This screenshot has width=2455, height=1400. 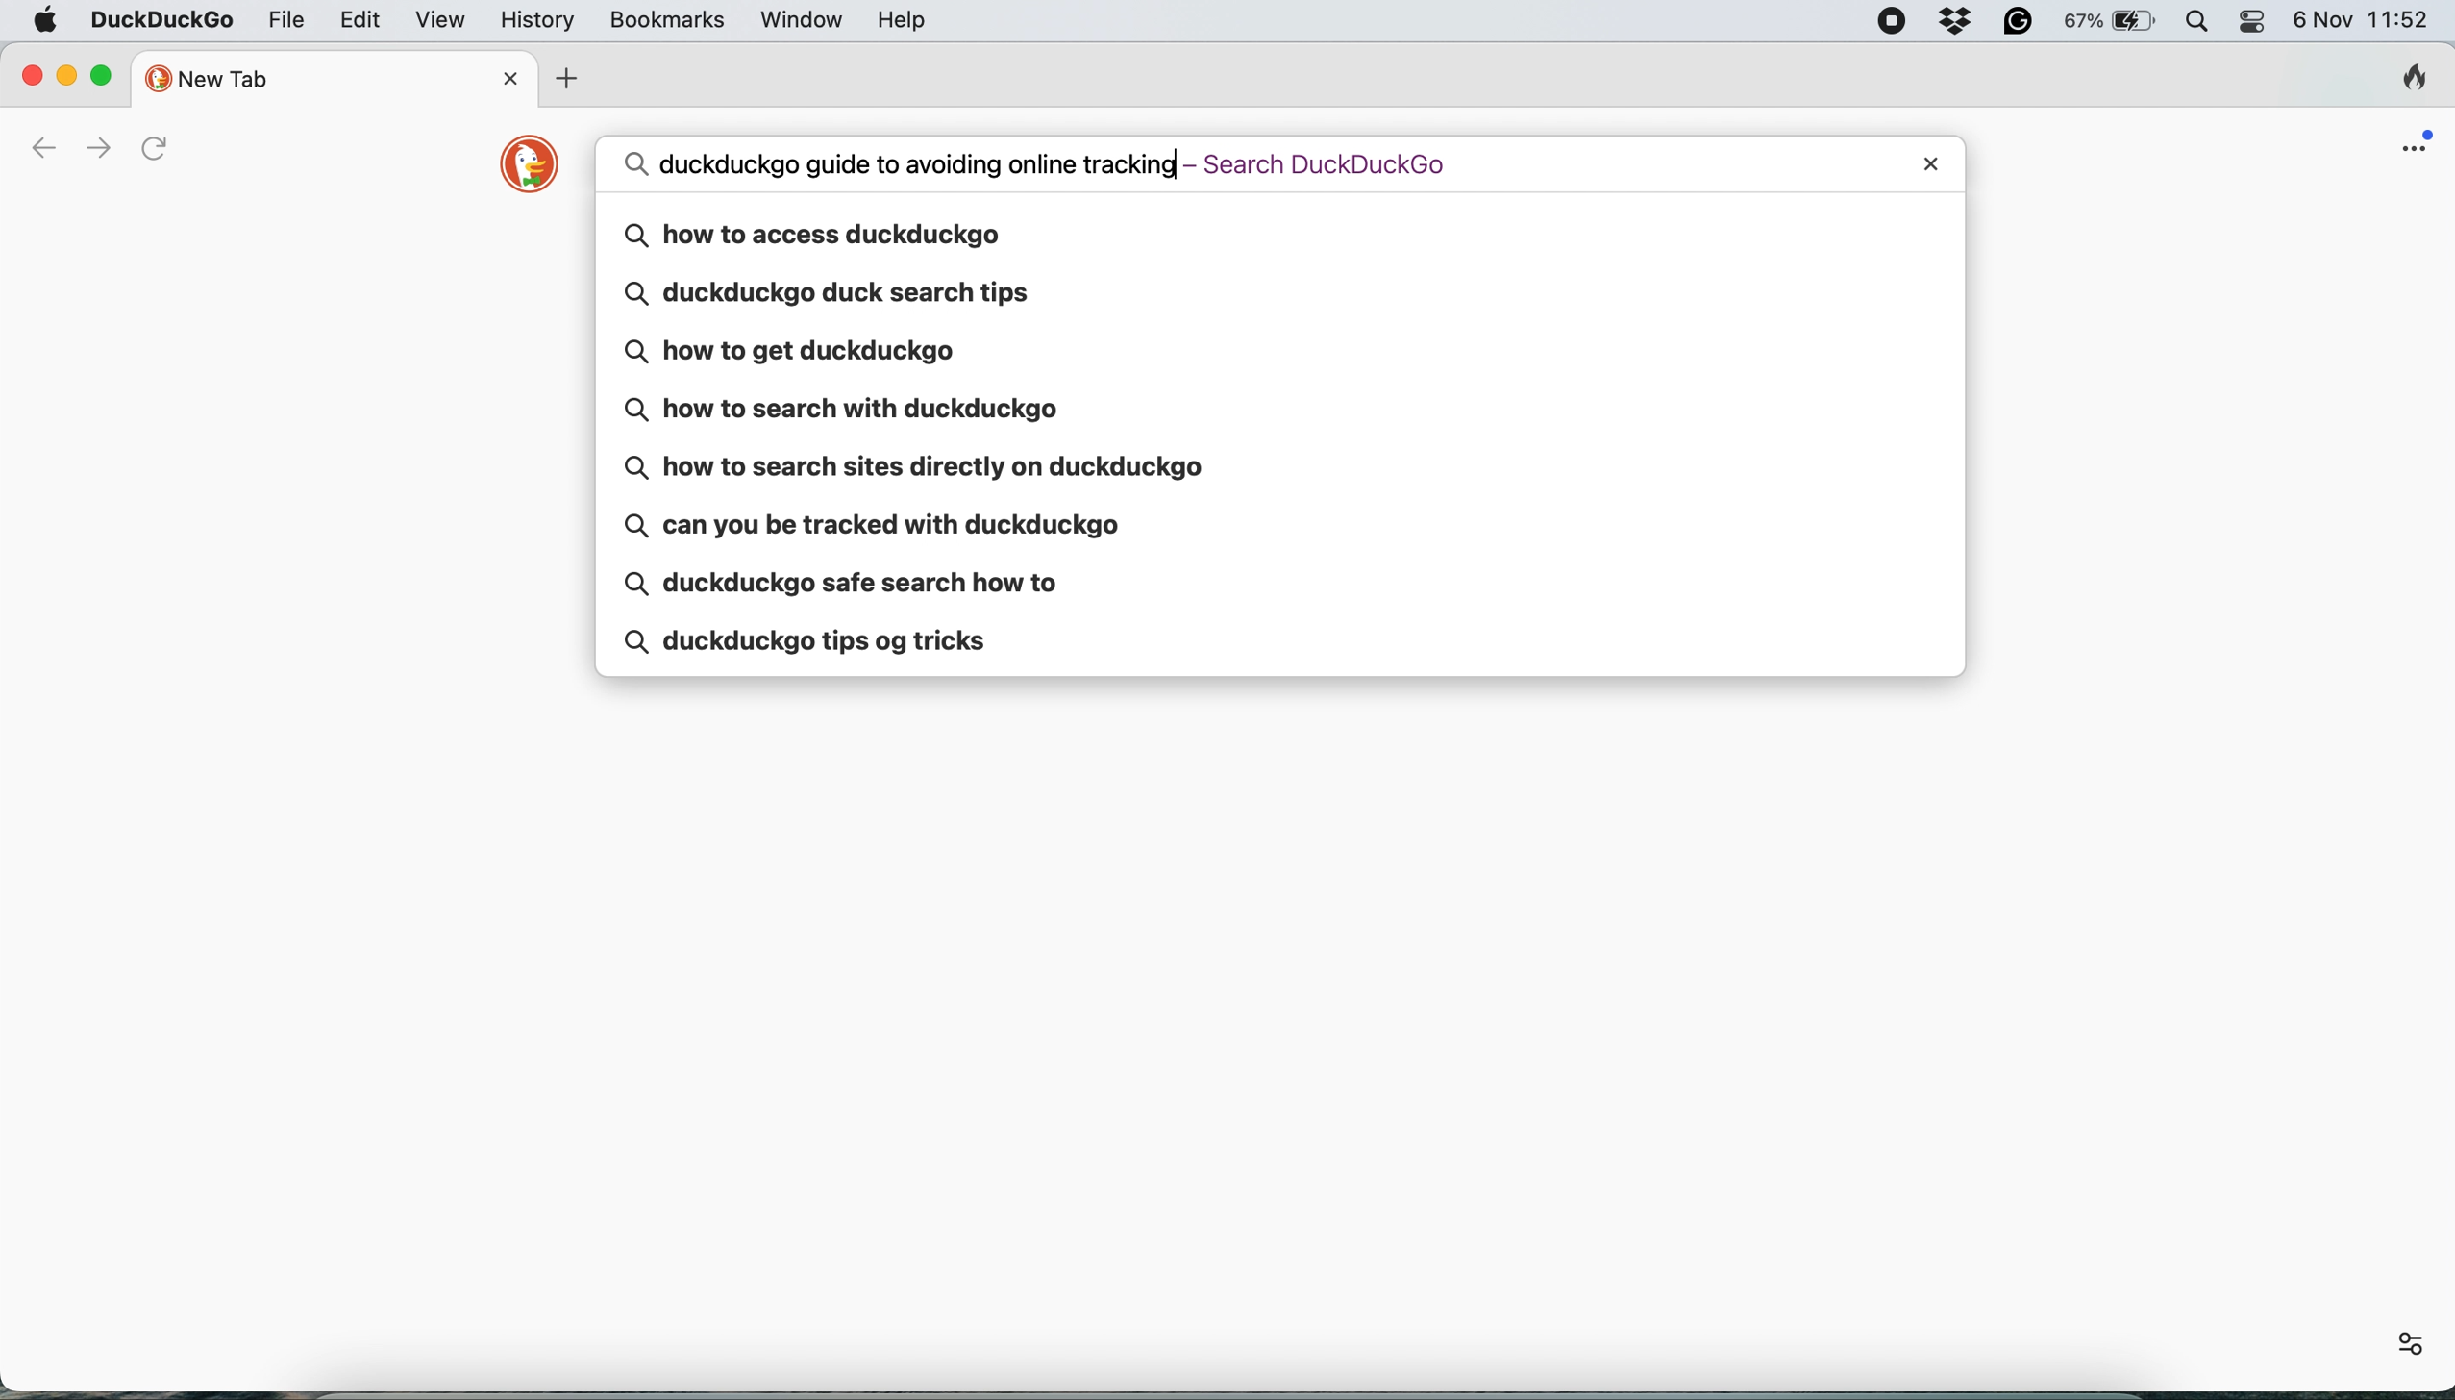 I want to click on file, so click(x=282, y=21).